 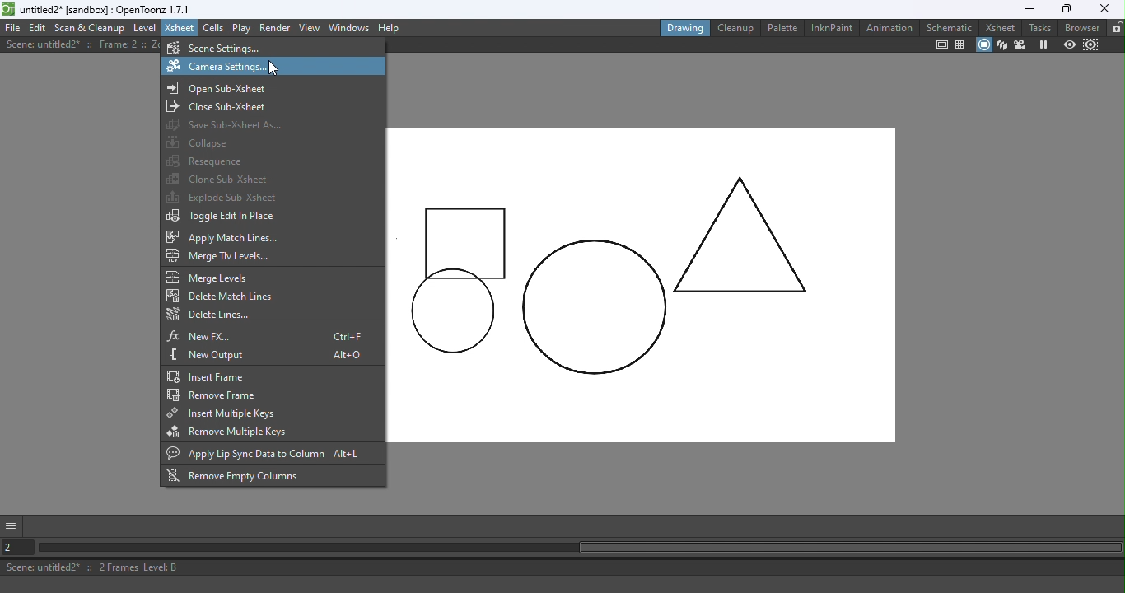 I want to click on Horizontal scroll bar, so click(x=580, y=549).